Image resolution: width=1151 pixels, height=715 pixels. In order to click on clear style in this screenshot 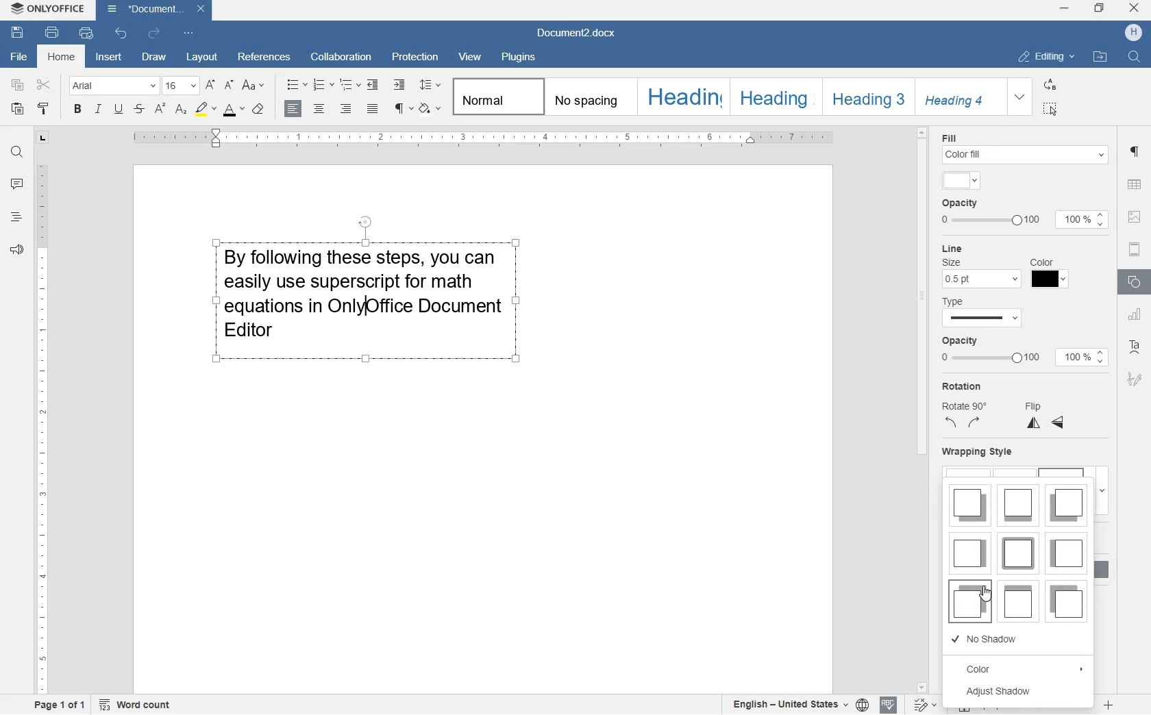, I will do `click(258, 110)`.